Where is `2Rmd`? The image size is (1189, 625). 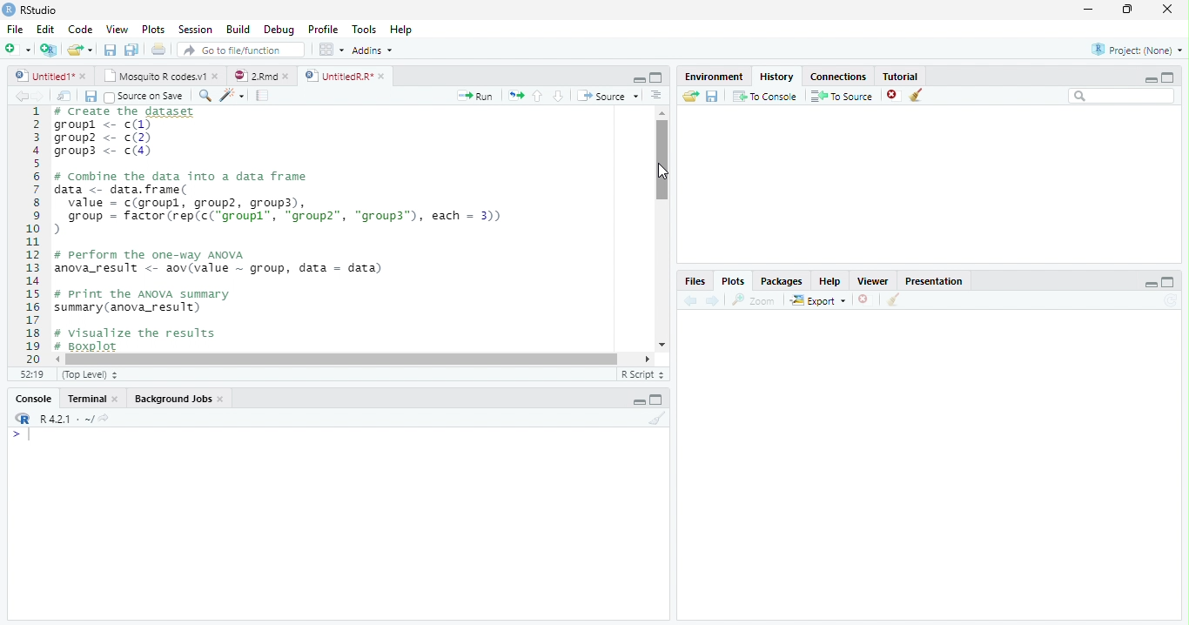 2Rmd is located at coordinates (260, 74).